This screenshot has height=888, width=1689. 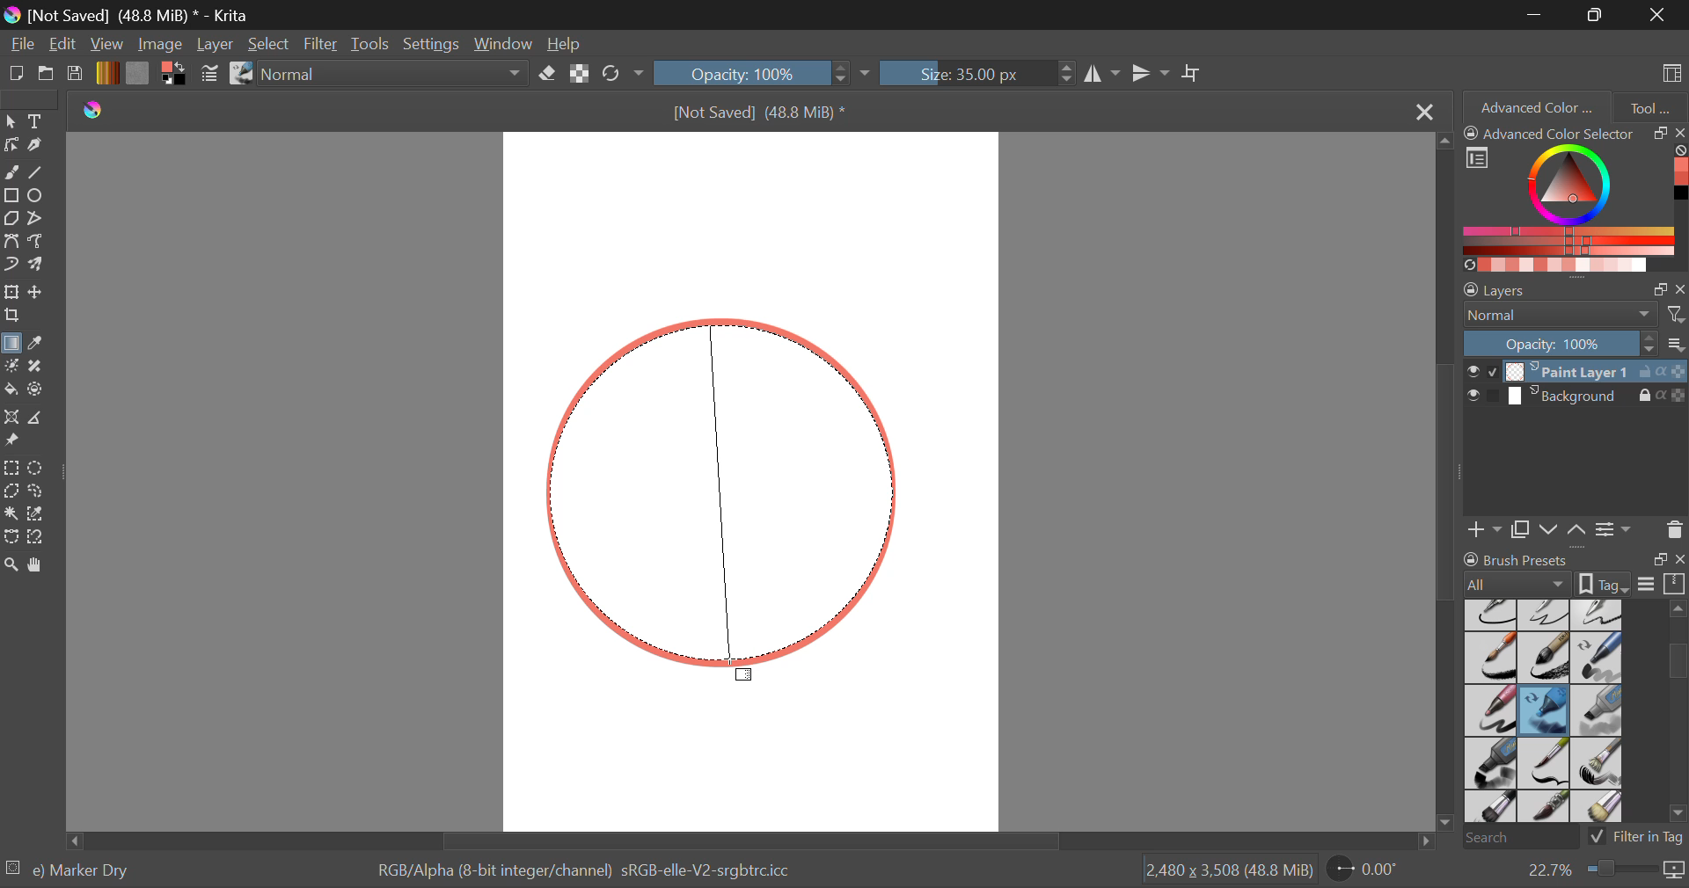 I want to click on Marker Smooth, so click(x=1490, y=710).